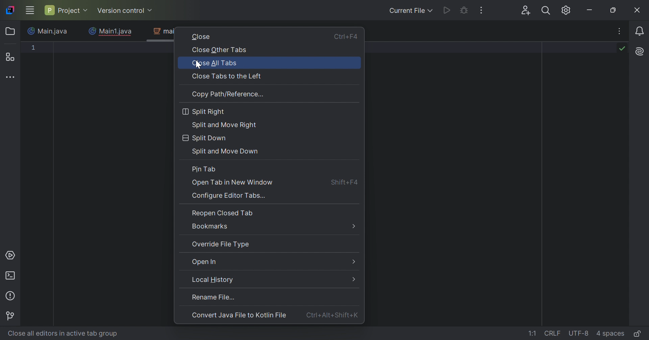 This screenshot has width=649, height=340. I want to click on Main.java, so click(48, 31).